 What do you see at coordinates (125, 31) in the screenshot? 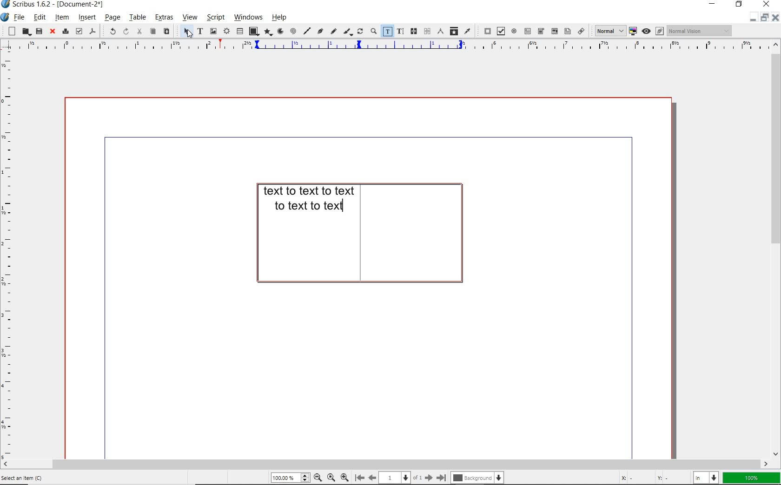
I see `redo` at bounding box center [125, 31].